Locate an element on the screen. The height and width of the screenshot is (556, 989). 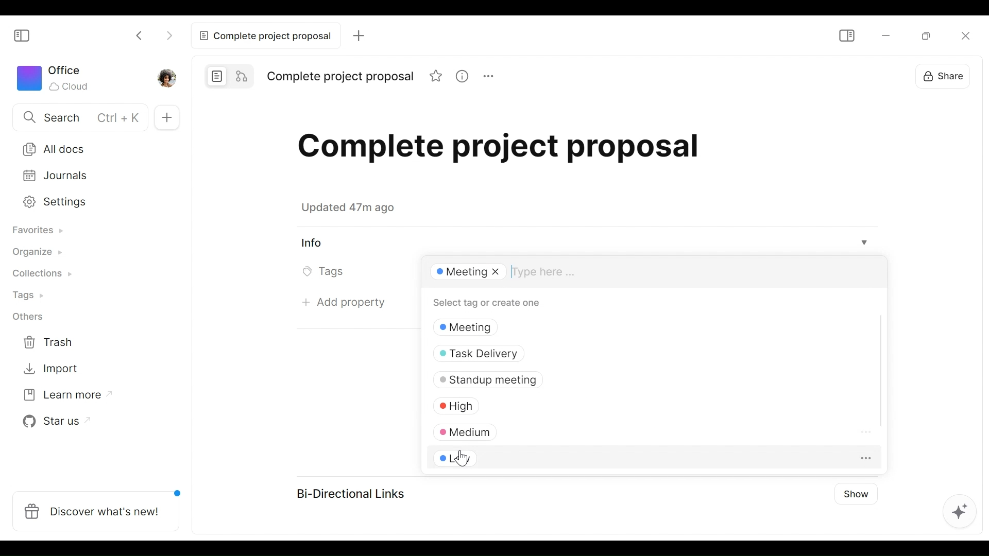
Cursor is located at coordinates (463, 459).